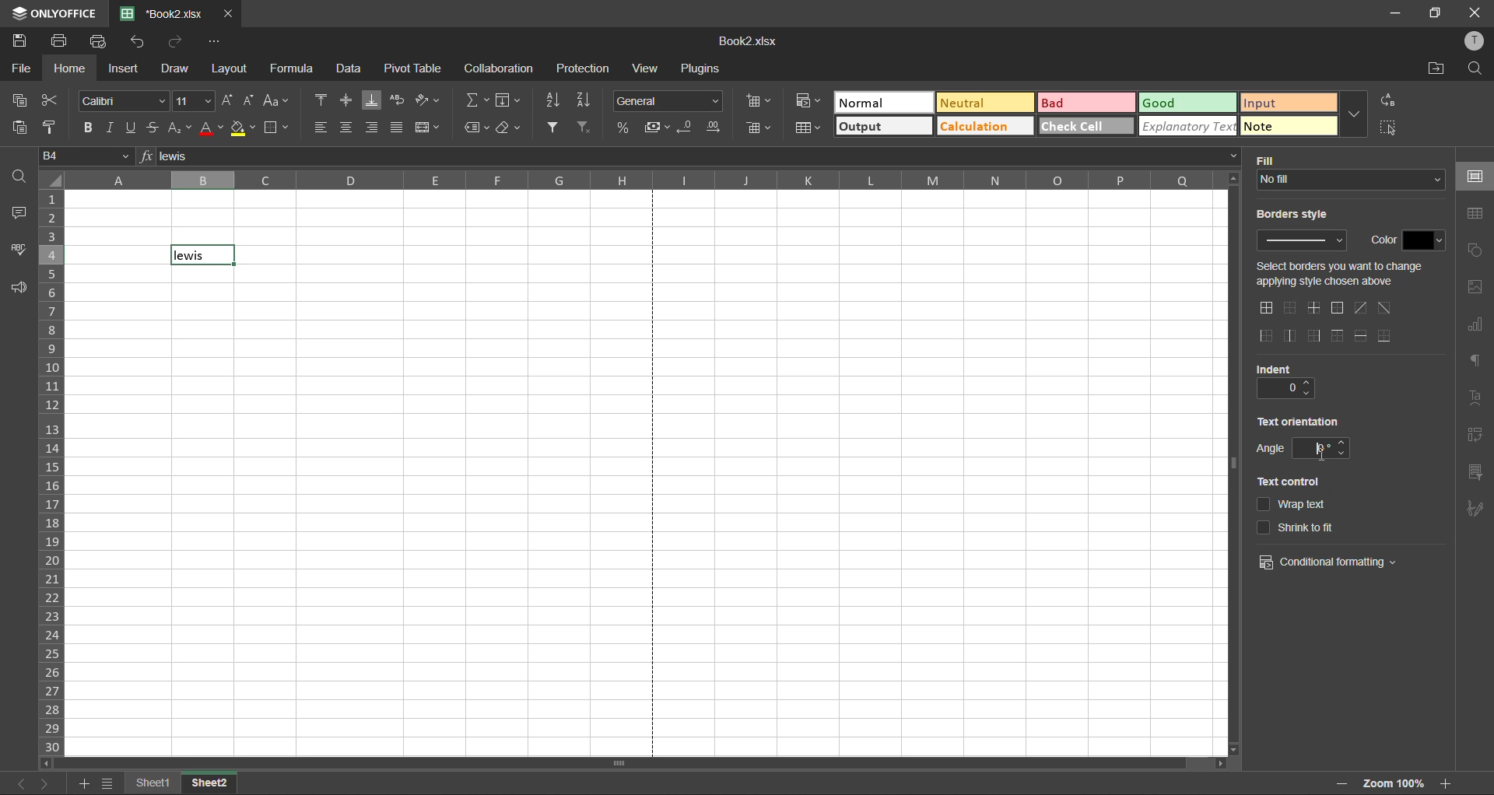 The image size is (1494, 795). What do you see at coordinates (143, 158) in the screenshot?
I see `formula input` at bounding box center [143, 158].